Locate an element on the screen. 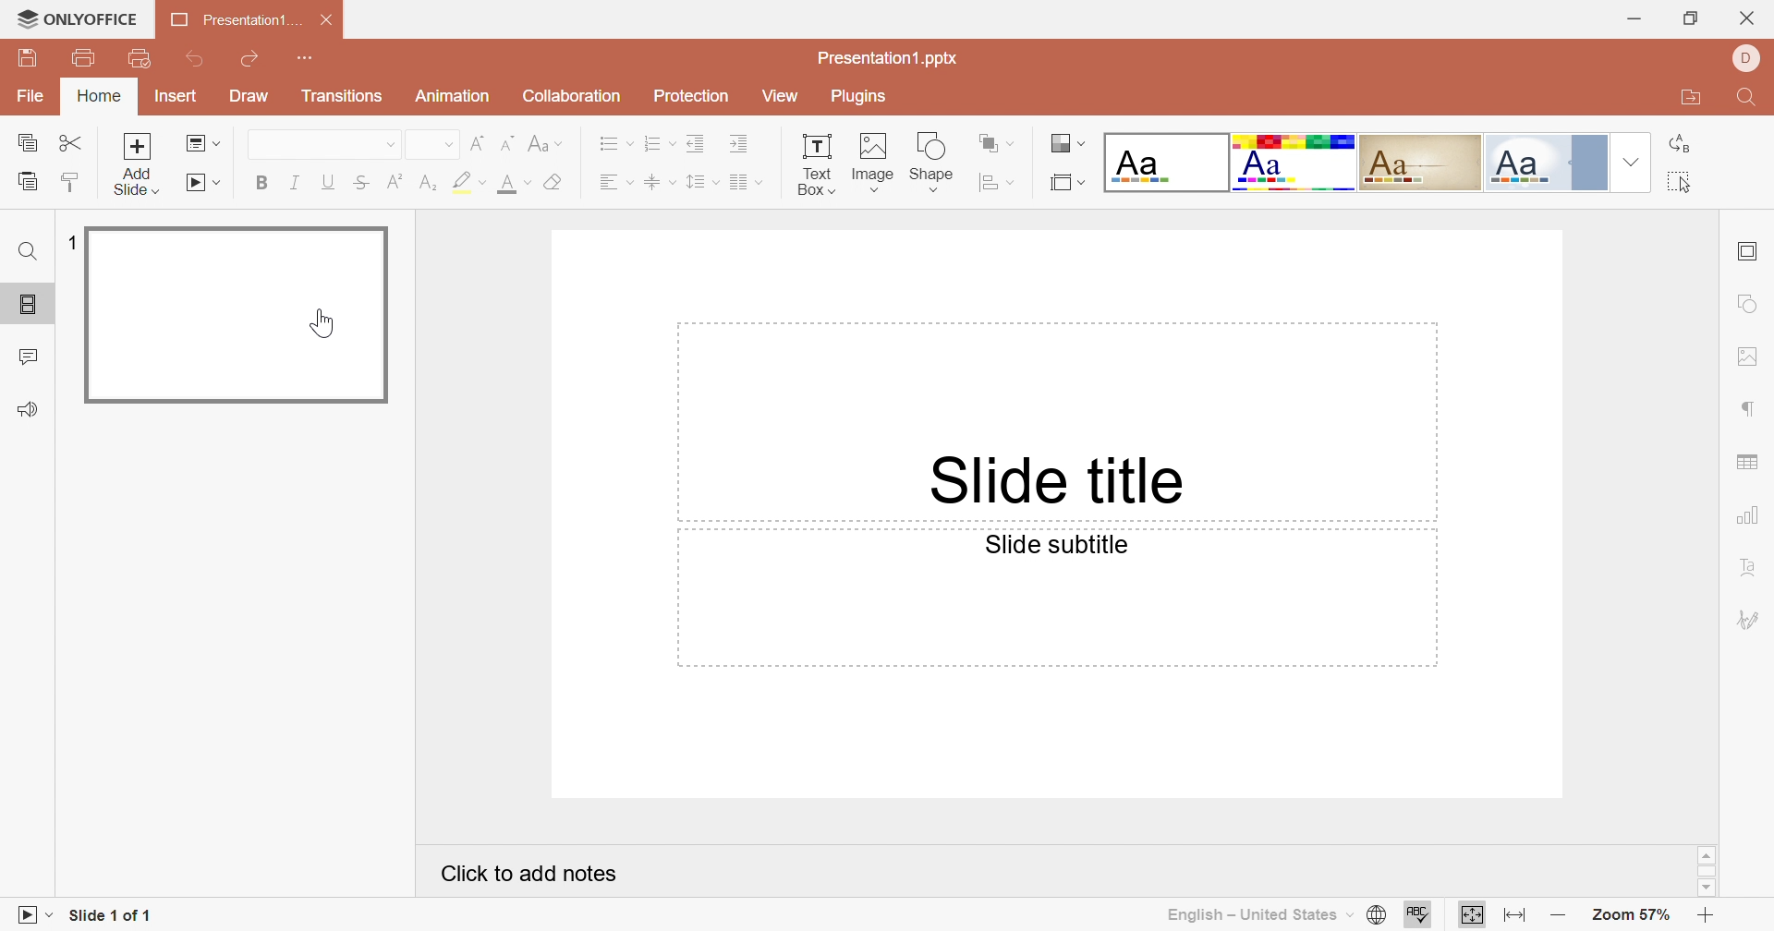  Align Text Left is located at coordinates (609, 182).